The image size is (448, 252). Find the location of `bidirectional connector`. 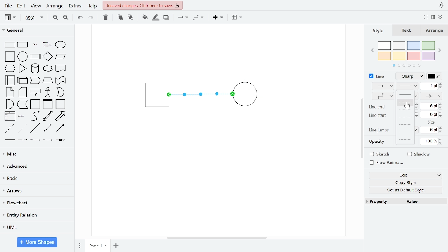

bidirectional connector is located at coordinates (48, 128).